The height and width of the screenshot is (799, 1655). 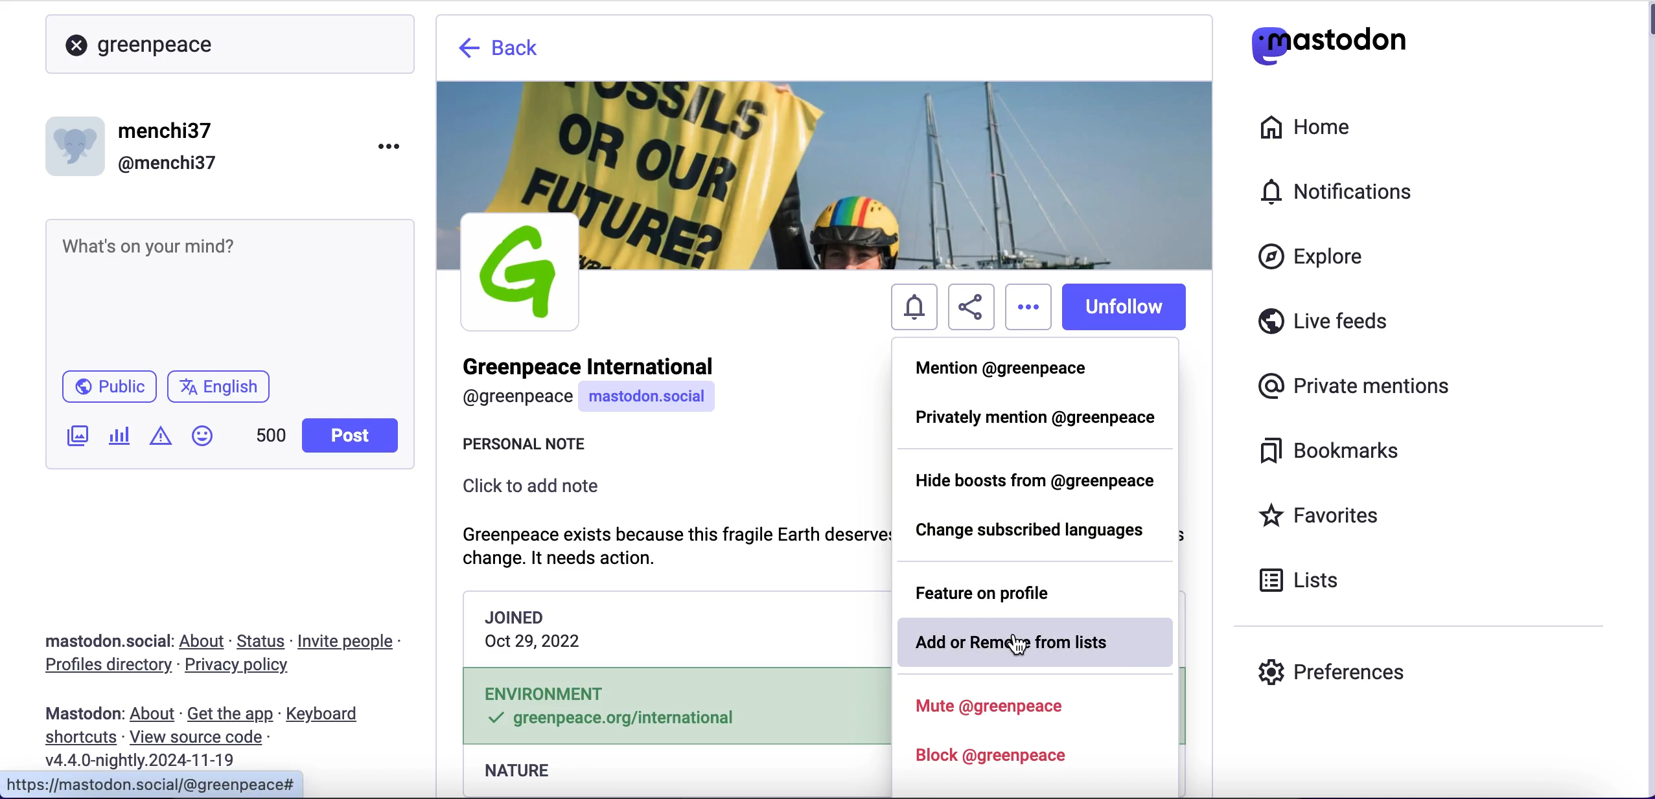 What do you see at coordinates (155, 714) in the screenshot?
I see `about` at bounding box center [155, 714].